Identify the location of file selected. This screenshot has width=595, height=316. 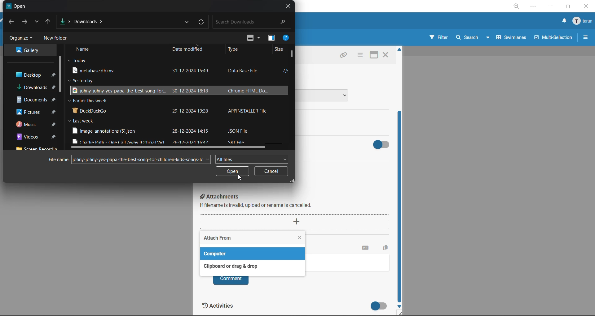
(141, 159).